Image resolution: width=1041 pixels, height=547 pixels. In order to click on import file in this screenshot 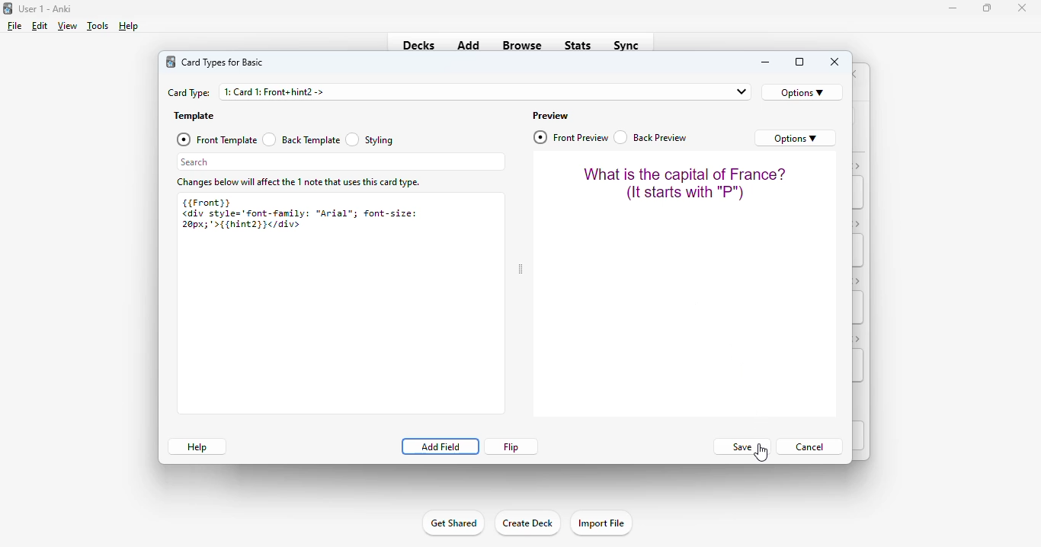, I will do `click(601, 523)`.